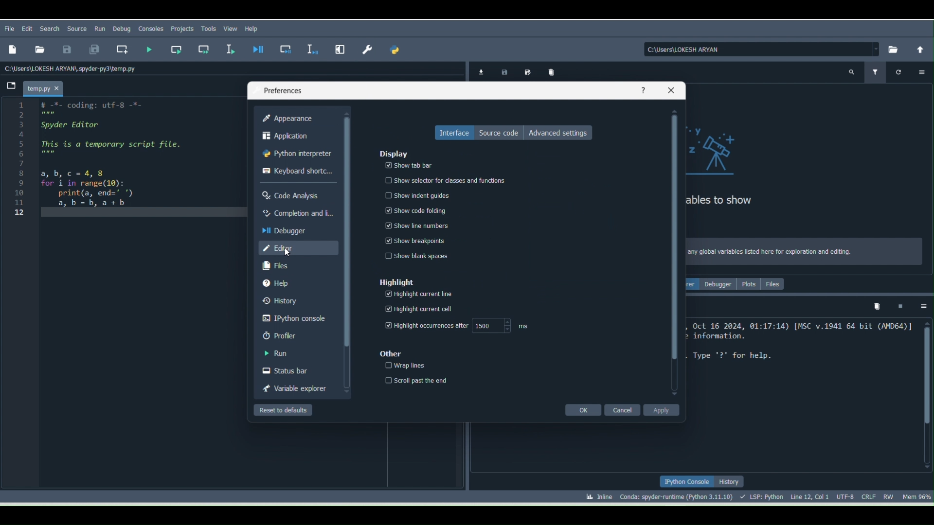 This screenshot has width=934, height=525. I want to click on Code Analysis, so click(295, 193).